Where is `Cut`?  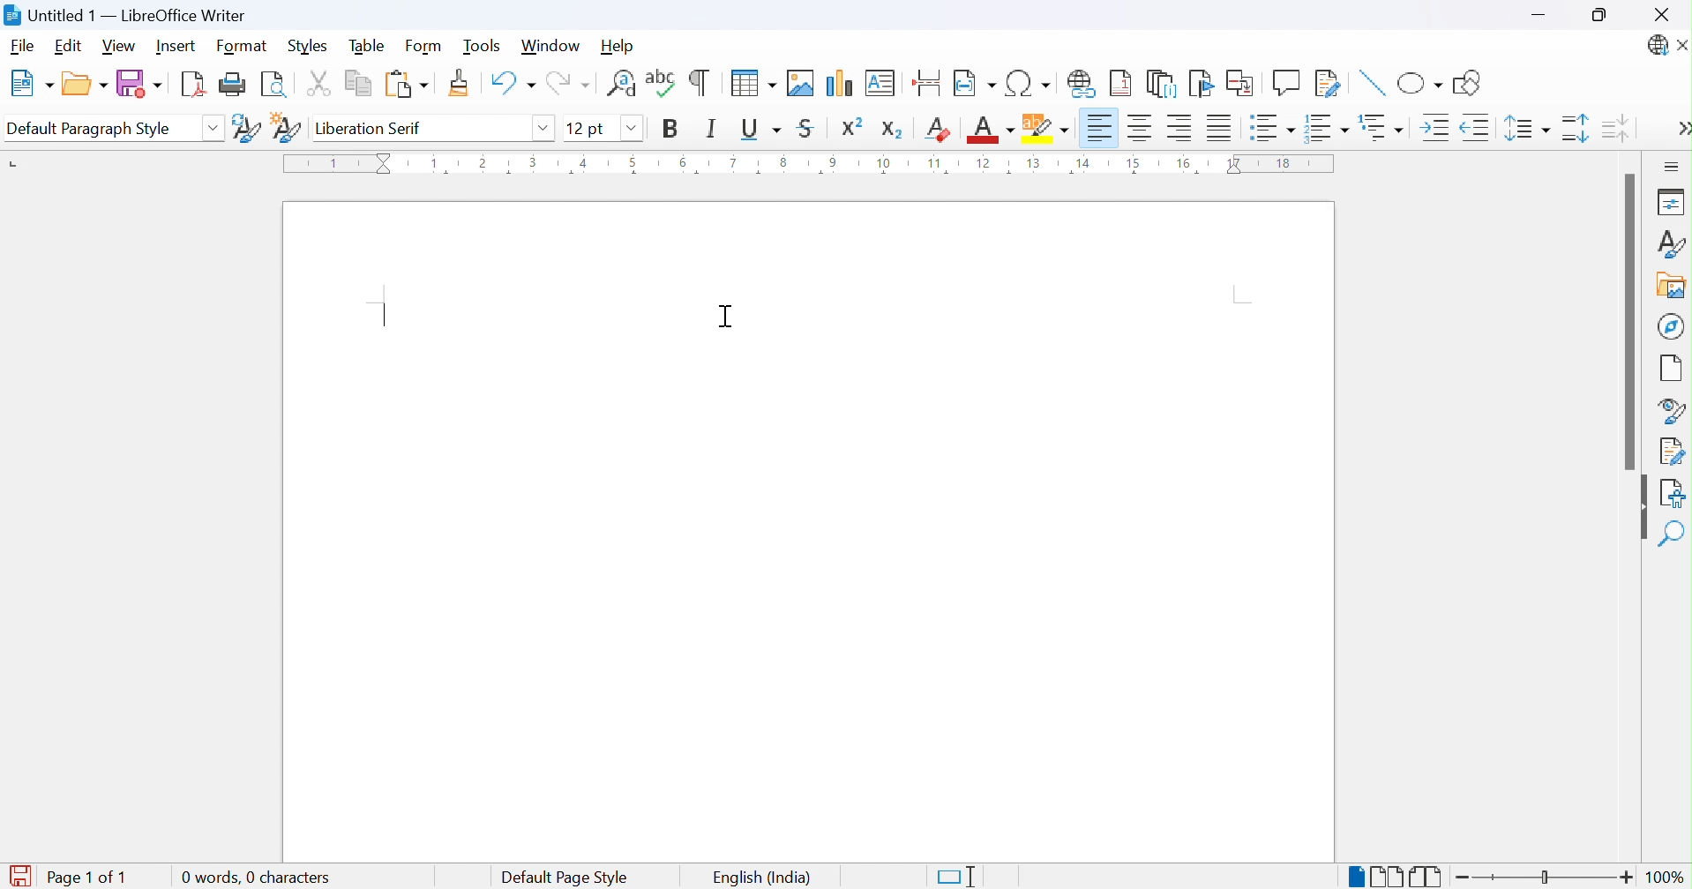 Cut is located at coordinates (318, 82).